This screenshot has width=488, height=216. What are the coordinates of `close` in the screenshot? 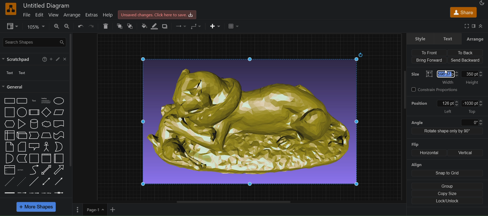 It's located at (65, 59).